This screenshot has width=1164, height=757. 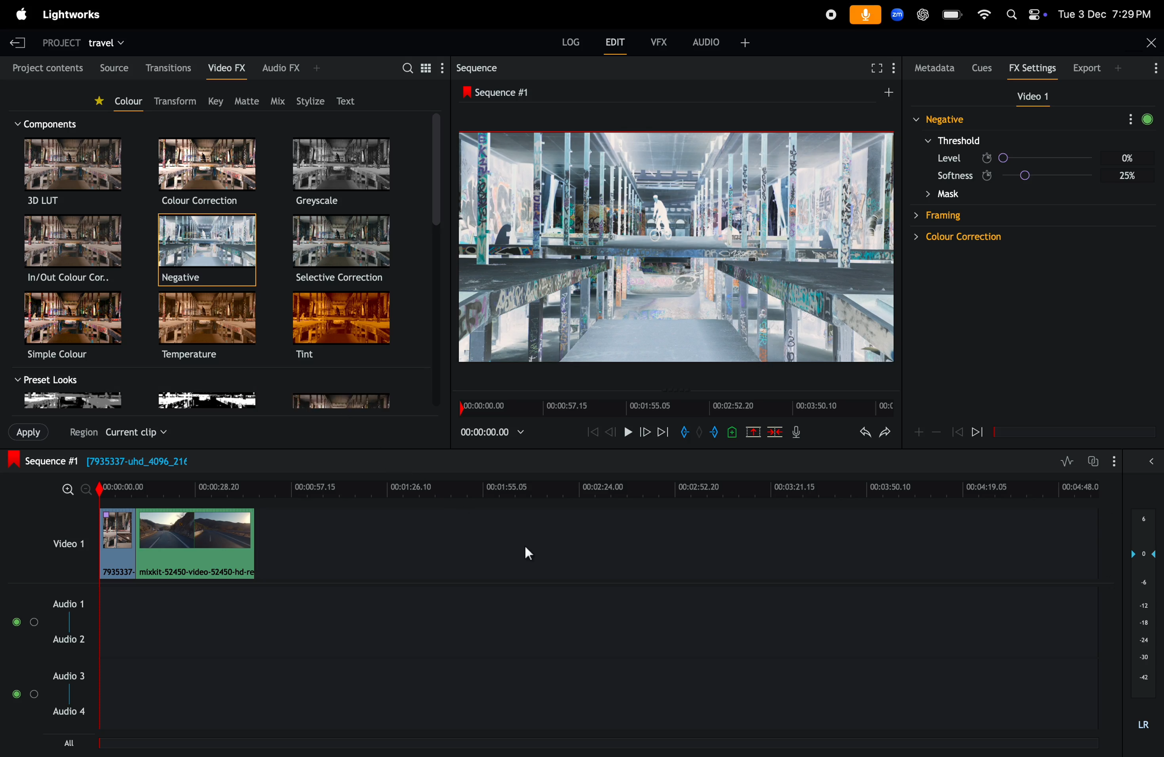 I want to click on framing, so click(x=1000, y=119).